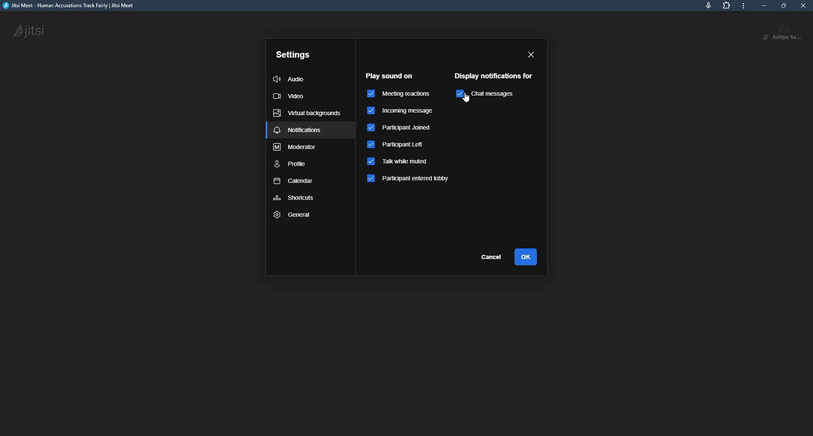 This screenshot has height=436, width=813. I want to click on mic, so click(708, 6).